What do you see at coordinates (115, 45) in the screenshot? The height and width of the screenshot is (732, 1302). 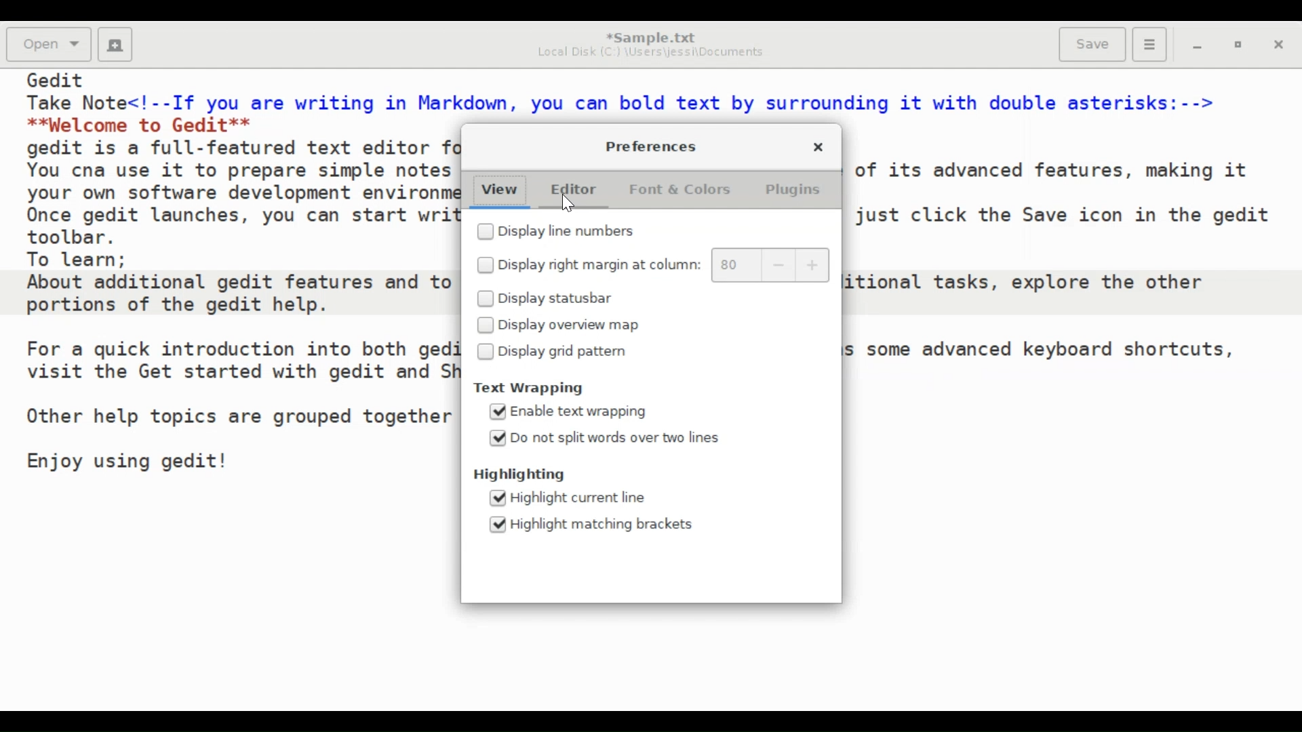 I see `Create a new document` at bounding box center [115, 45].